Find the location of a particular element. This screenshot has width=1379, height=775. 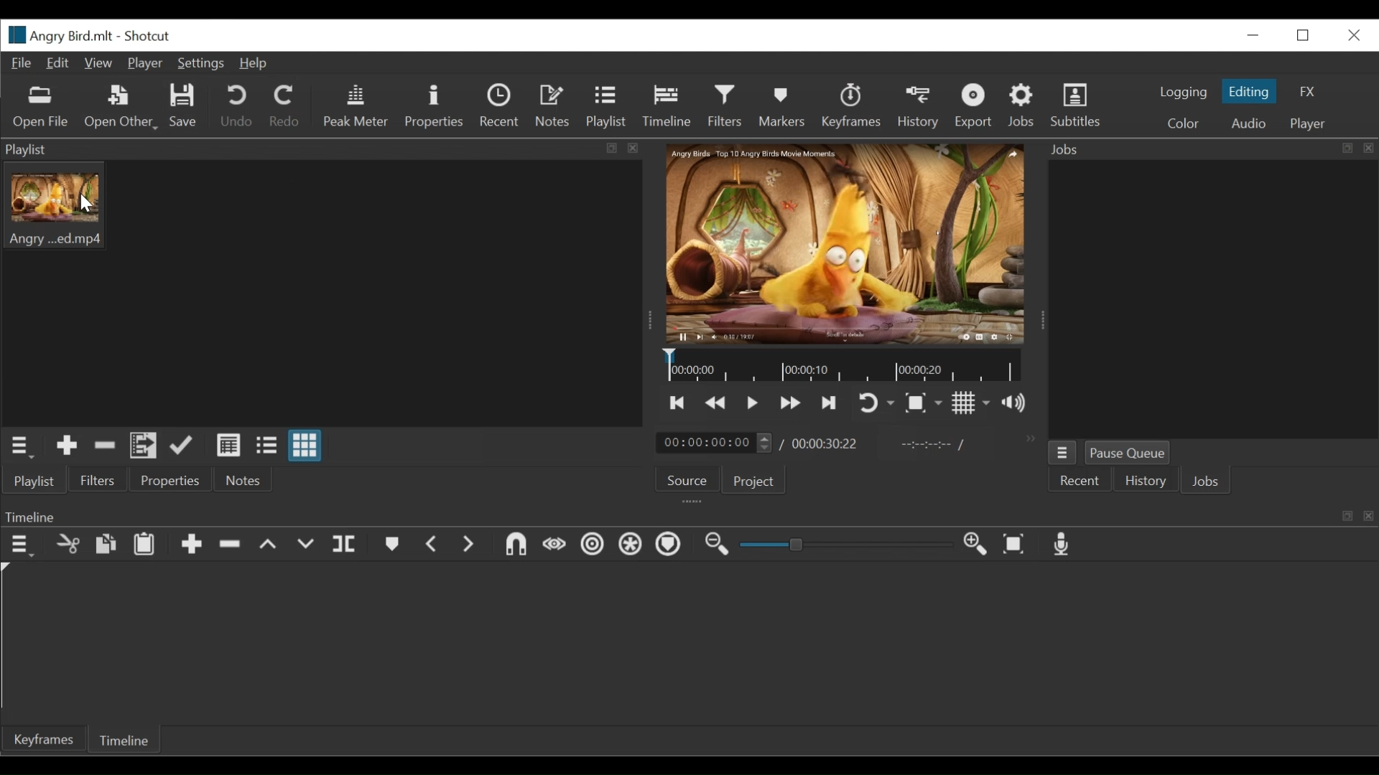

scrub wile dragging is located at coordinates (554, 544).